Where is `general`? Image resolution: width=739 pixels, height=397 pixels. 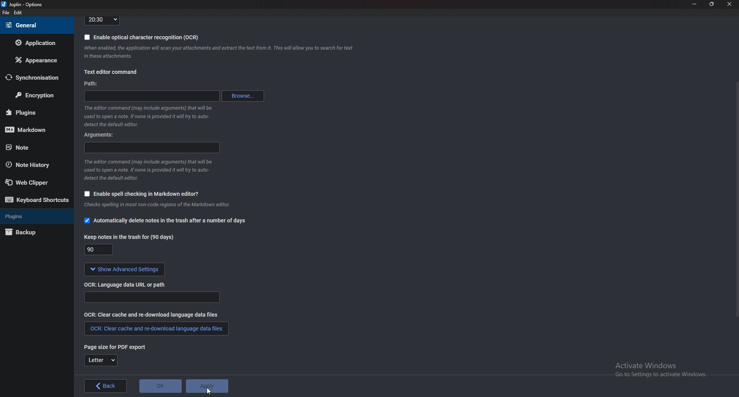
general is located at coordinates (35, 25).